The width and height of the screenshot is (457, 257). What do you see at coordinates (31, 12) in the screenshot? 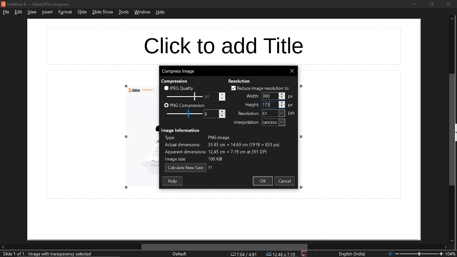
I see `view` at bounding box center [31, 12].